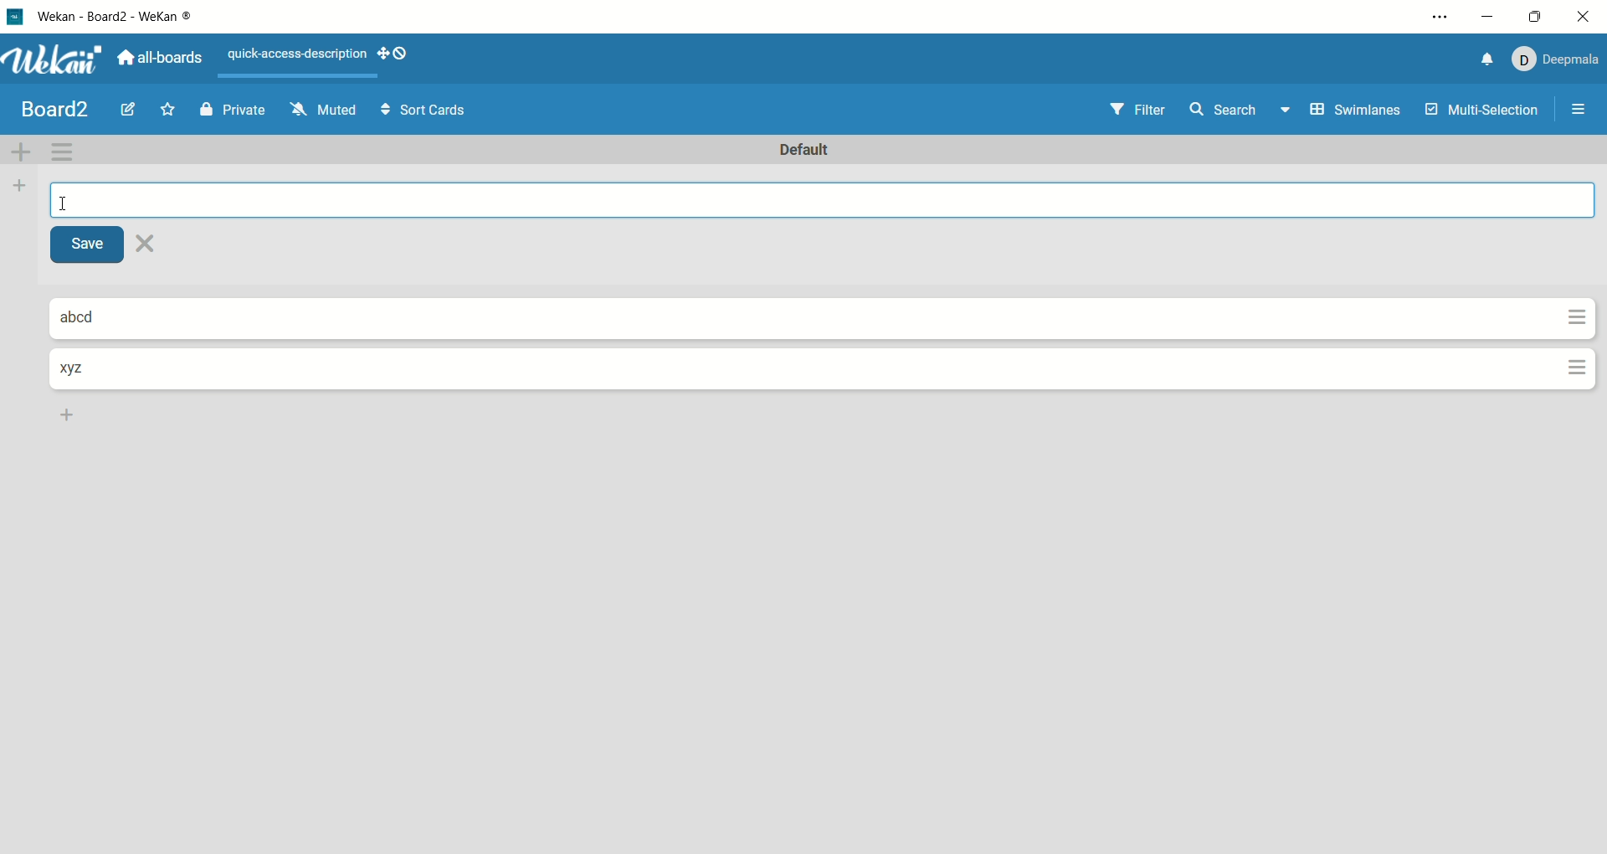 The image size is (1607, 854). Describe the element at coordinates (1439, 19) in the screenshot. I see `settings and more` at that location.